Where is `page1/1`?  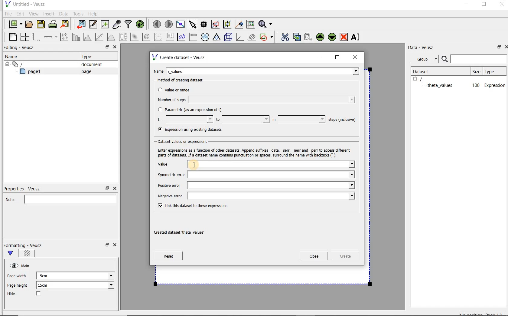
page1/1 is located at coordinates (497, 314).